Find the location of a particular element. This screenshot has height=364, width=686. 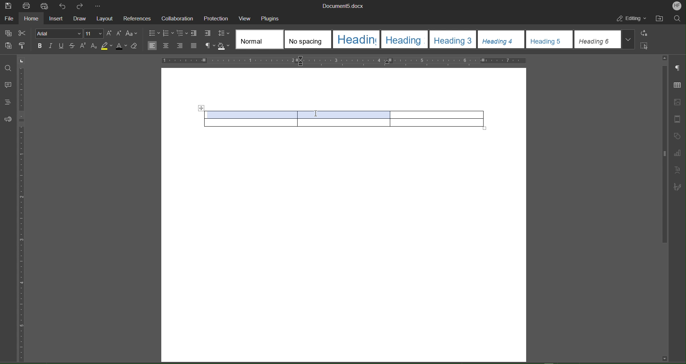

Editing is located at coordinates (632, 19).